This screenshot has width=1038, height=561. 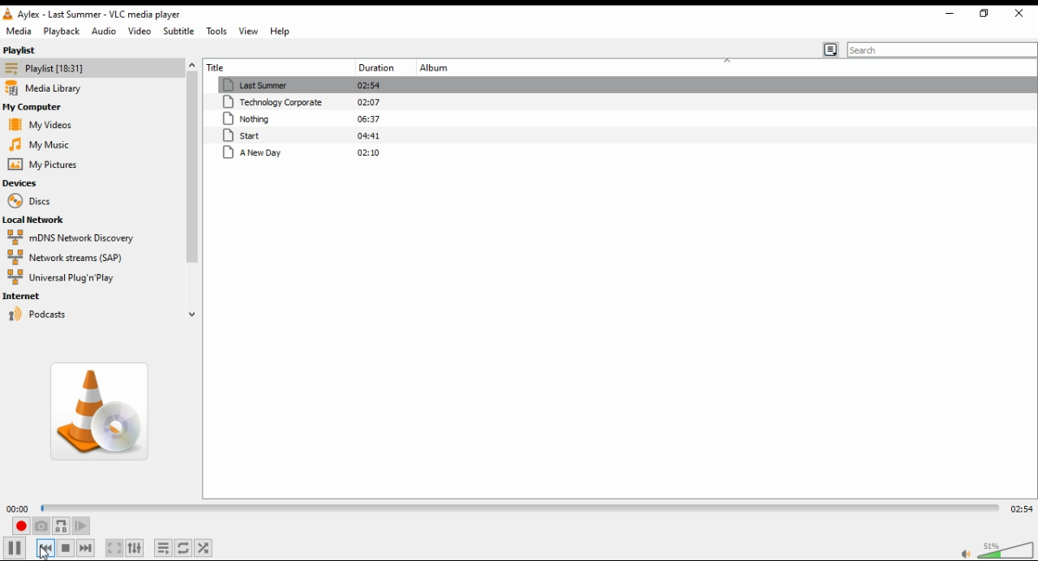 I want to click on video, so click(x=136, y=29).